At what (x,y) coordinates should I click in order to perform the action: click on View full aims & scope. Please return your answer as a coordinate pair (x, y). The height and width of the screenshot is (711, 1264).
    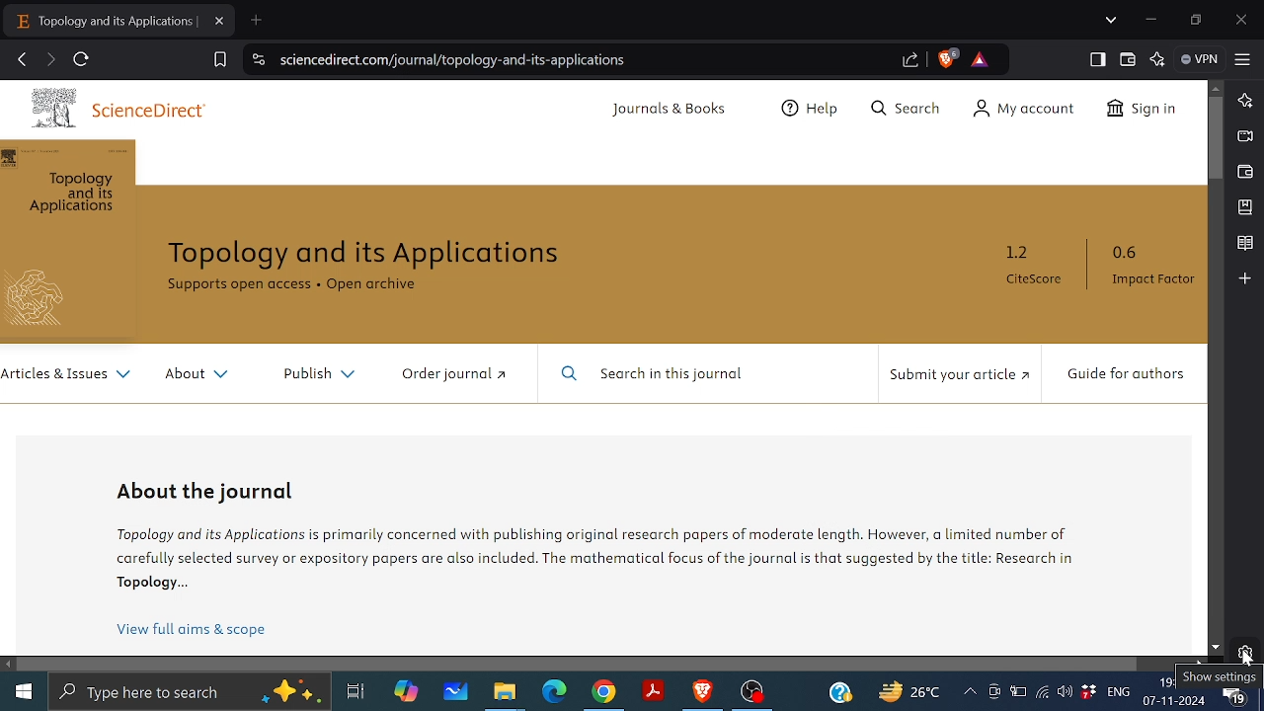
    Looking at the image, I should click on (197, 628).